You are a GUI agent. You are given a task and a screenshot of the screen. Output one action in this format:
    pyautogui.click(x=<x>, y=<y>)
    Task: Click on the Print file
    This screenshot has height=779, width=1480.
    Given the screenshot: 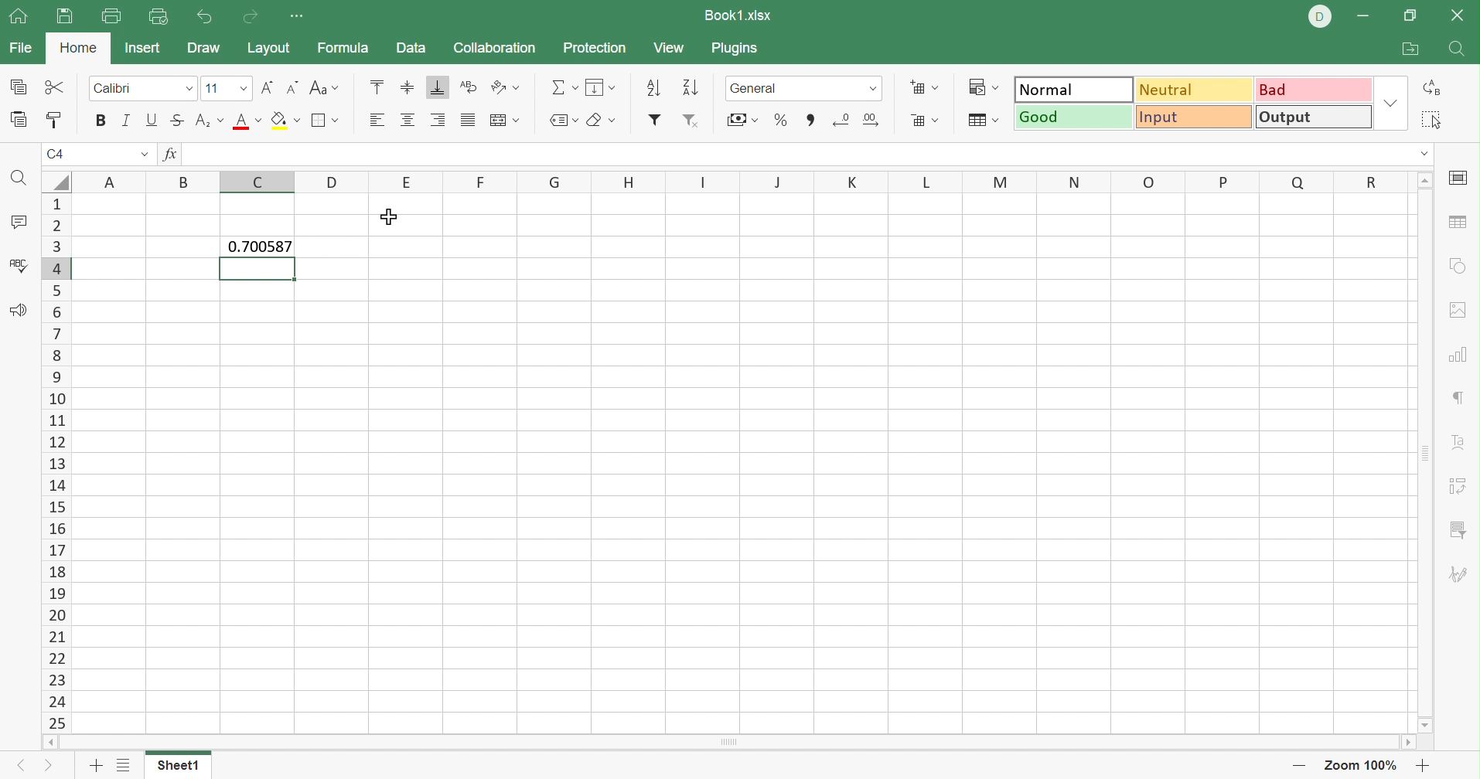 What is the action you would take?
    pyautogui.click(x=111, y=15)
    